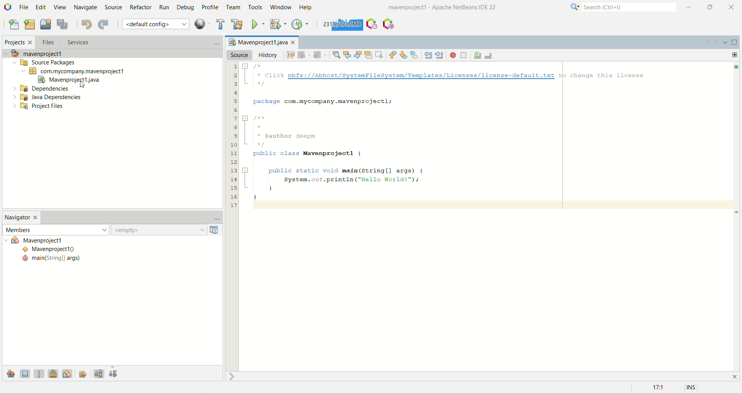 The height and width of the screenshot is (394, 742). I want to click on source package, so click(42, 63).